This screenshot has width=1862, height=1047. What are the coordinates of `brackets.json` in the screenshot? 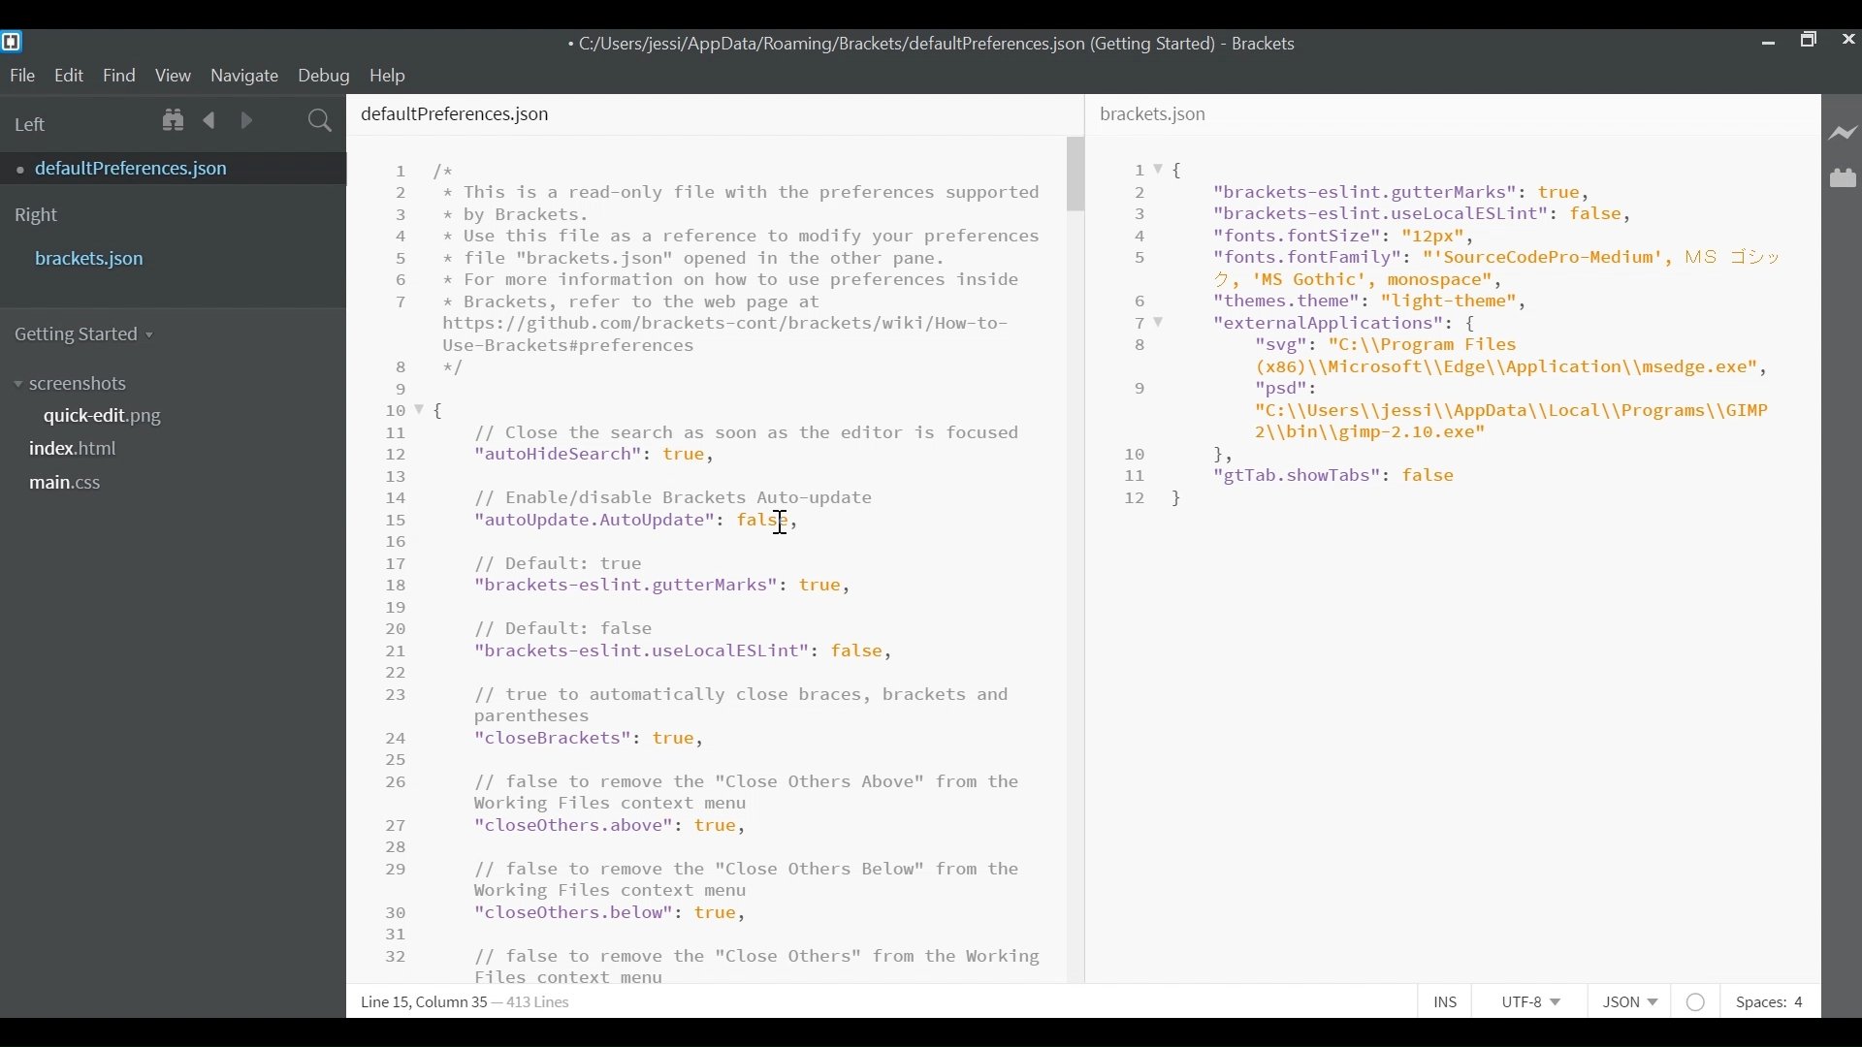 It's located at (168, 258).